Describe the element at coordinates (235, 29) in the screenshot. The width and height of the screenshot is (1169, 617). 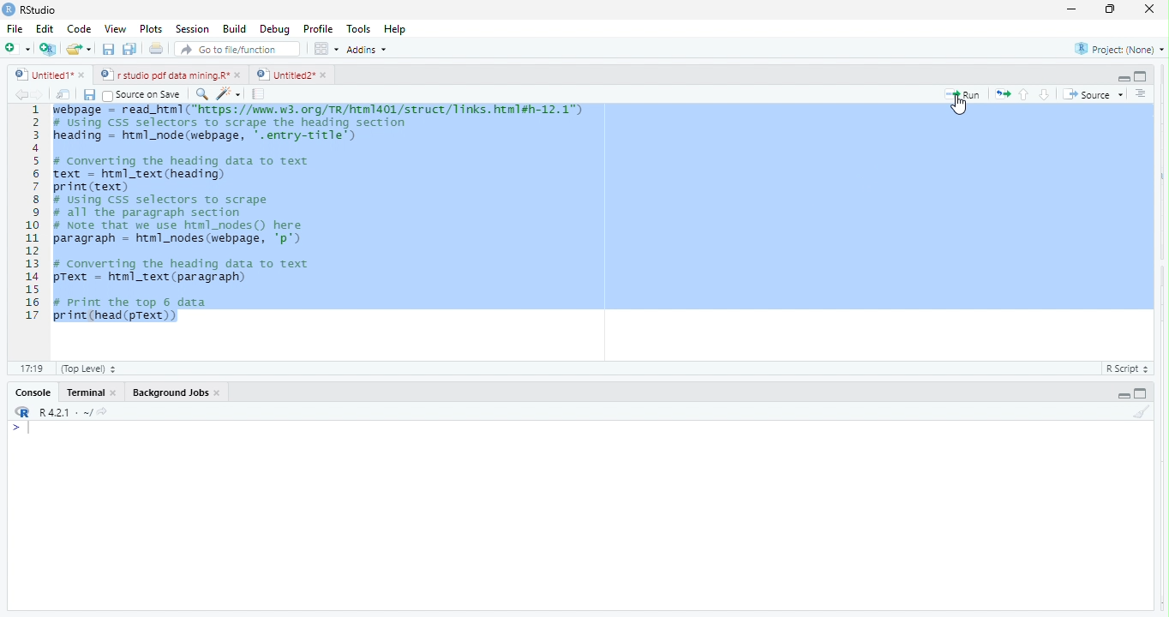
I see `Build` at that location.